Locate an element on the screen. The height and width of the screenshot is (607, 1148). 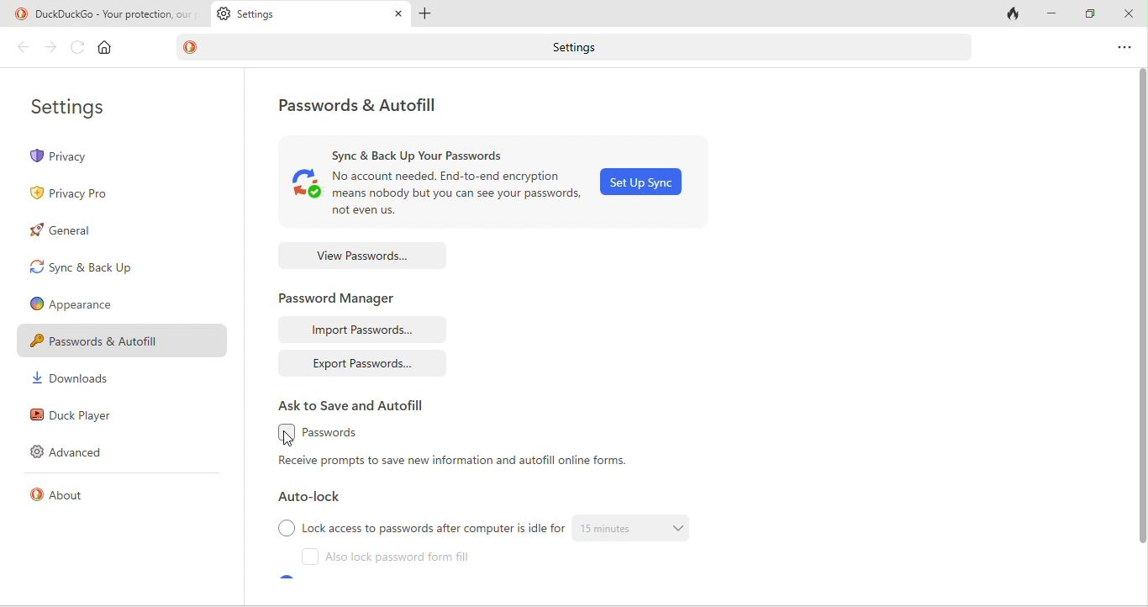
duckduckgo logo is located at coordinates (17, 14).